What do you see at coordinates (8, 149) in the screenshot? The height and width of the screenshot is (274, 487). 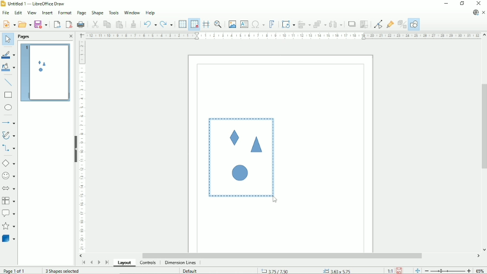 I see `Connectors` at bounding box center [8, 149].